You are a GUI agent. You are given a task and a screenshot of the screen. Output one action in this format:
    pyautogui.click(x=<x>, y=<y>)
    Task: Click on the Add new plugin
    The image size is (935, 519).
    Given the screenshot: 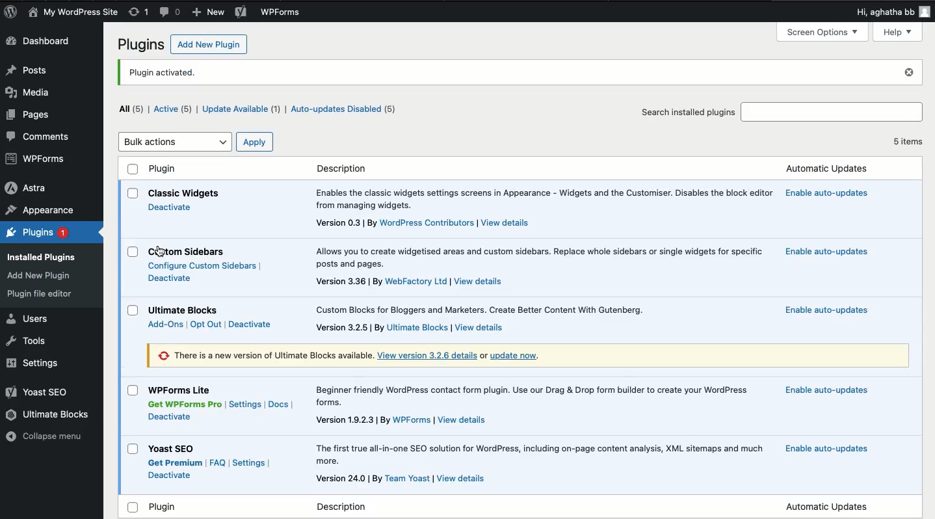 What is the action you would take?
    pyautogui.click(x=205, y=46)
    